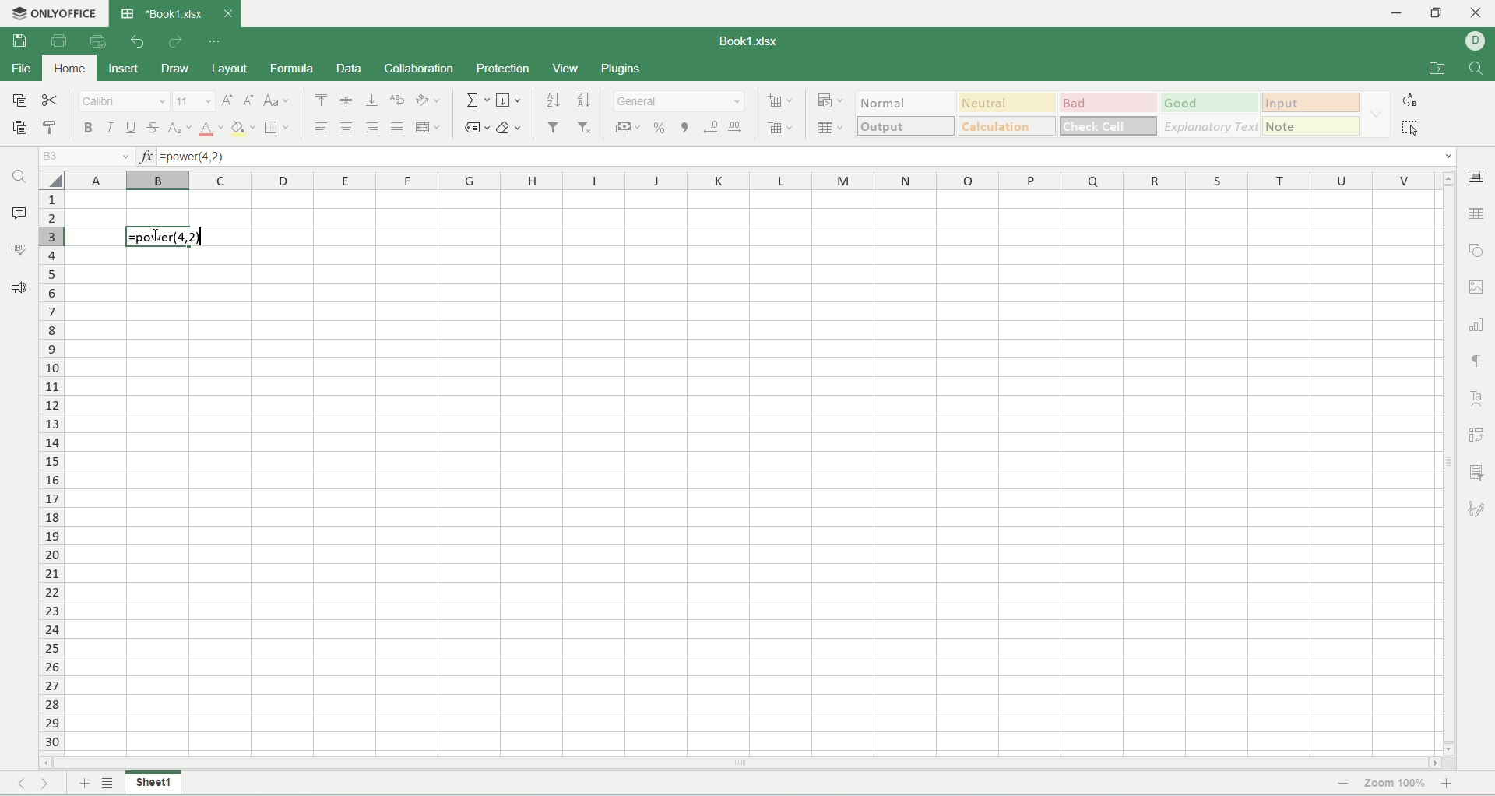 Image resolution: width=1495 pixels, height=796 pixels. I want to click on normal, so click(908, 102).